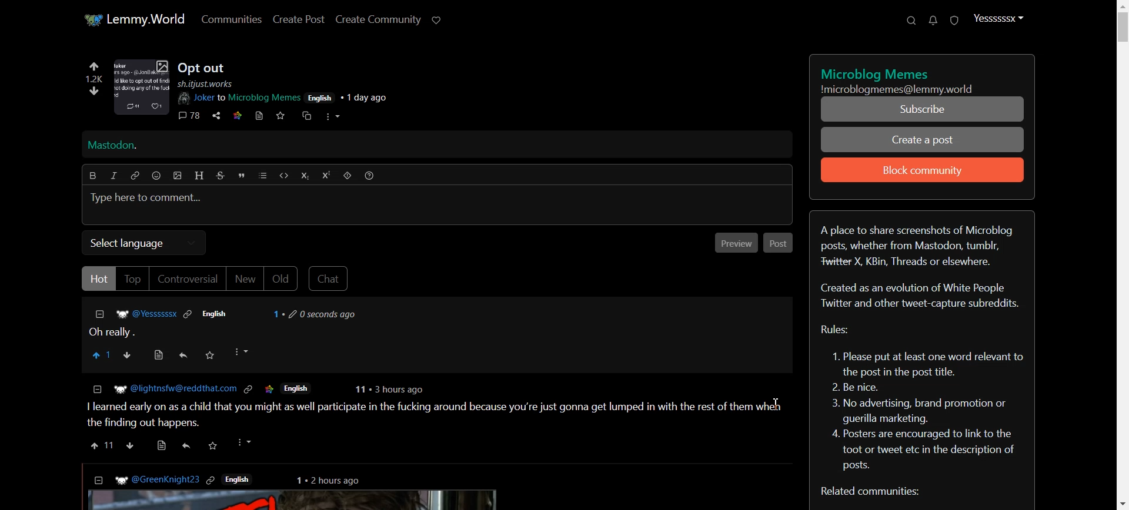 The height and width of the screenshot is (510, 1129). What do you see at coordinates (437, 21) in the screenshot?
I see `Support Lemmy` at bounding box center [437, 21].